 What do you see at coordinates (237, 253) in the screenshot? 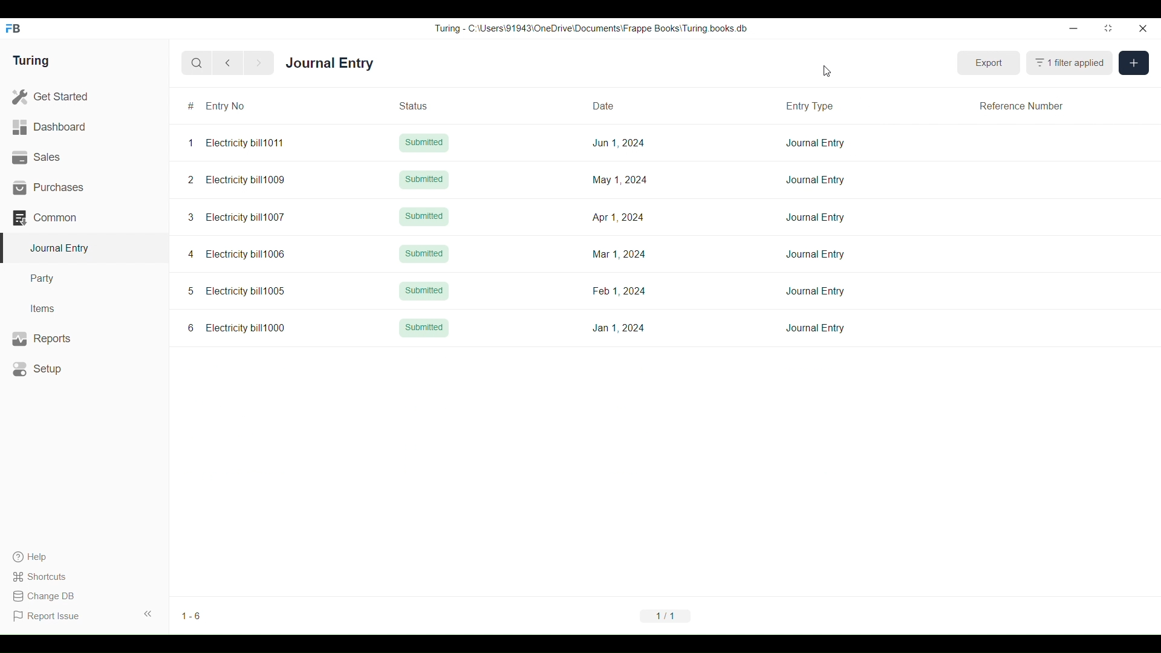
I see `4 Electricity bill1006` at bounding box center [237, 253].